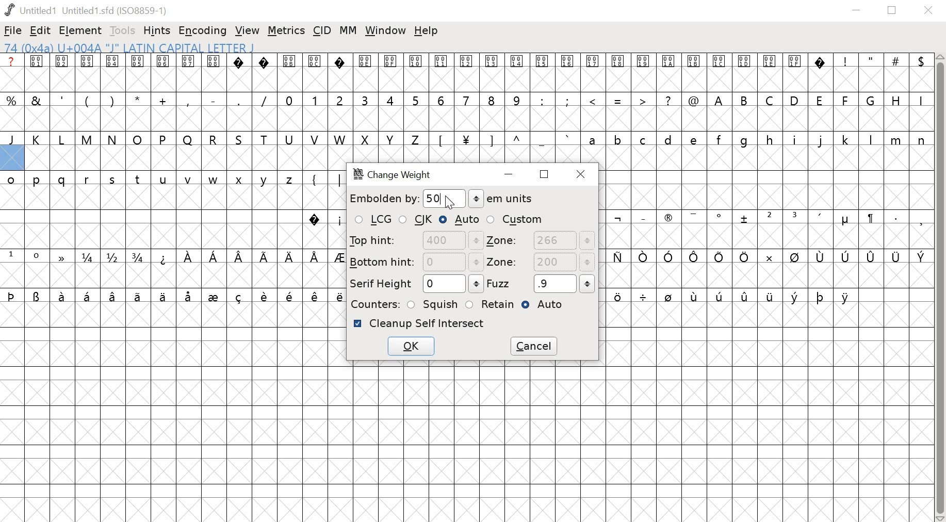 Image resolution: width=946 pixels, height=522 pixels. I want to click on ENCODING, so click(203, 31).